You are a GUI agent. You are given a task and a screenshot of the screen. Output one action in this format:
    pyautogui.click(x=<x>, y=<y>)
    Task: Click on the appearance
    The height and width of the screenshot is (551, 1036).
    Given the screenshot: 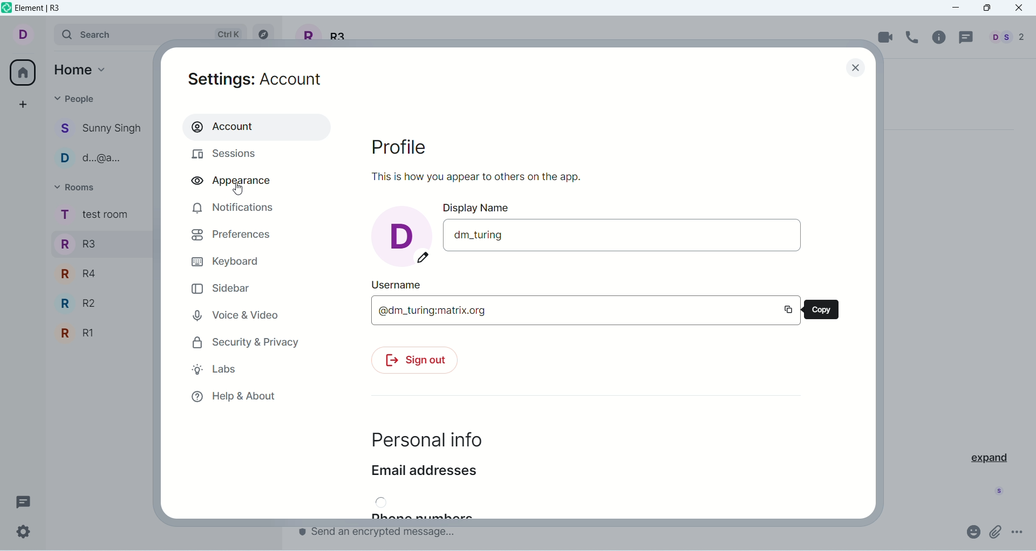 What is the action you would take?
    pyautogui.click(x=236, y=183)
    